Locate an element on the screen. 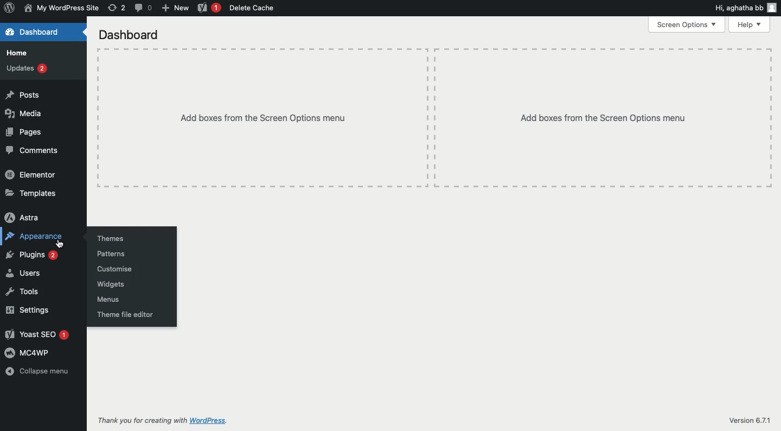 This screenshot has width=781, height=431. Astra is located at coordinates (23, 217).